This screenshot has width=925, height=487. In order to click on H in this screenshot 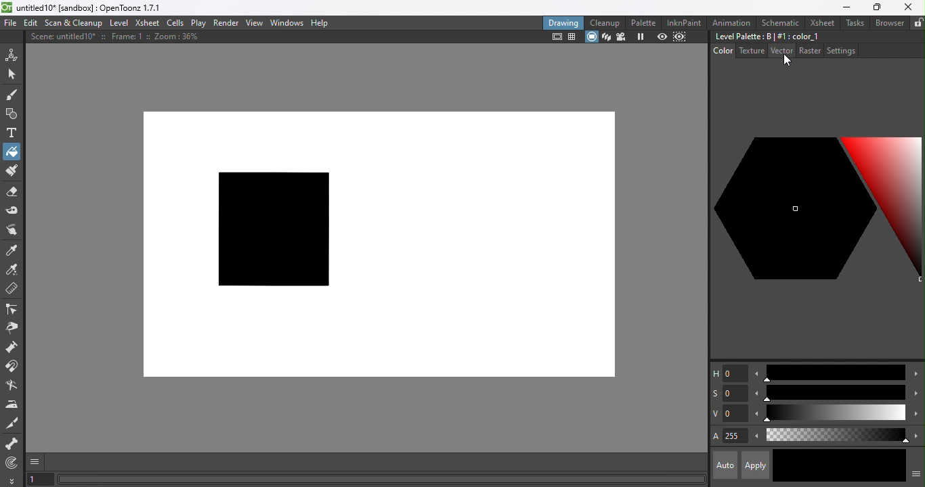, I will do `click(729, 373)`.